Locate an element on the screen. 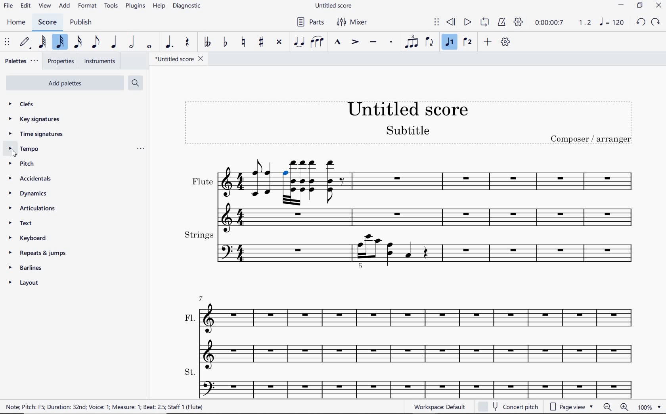 Image resolution: width=666 pixels, height=414 pixels. view is located at coordinates (45, 6).